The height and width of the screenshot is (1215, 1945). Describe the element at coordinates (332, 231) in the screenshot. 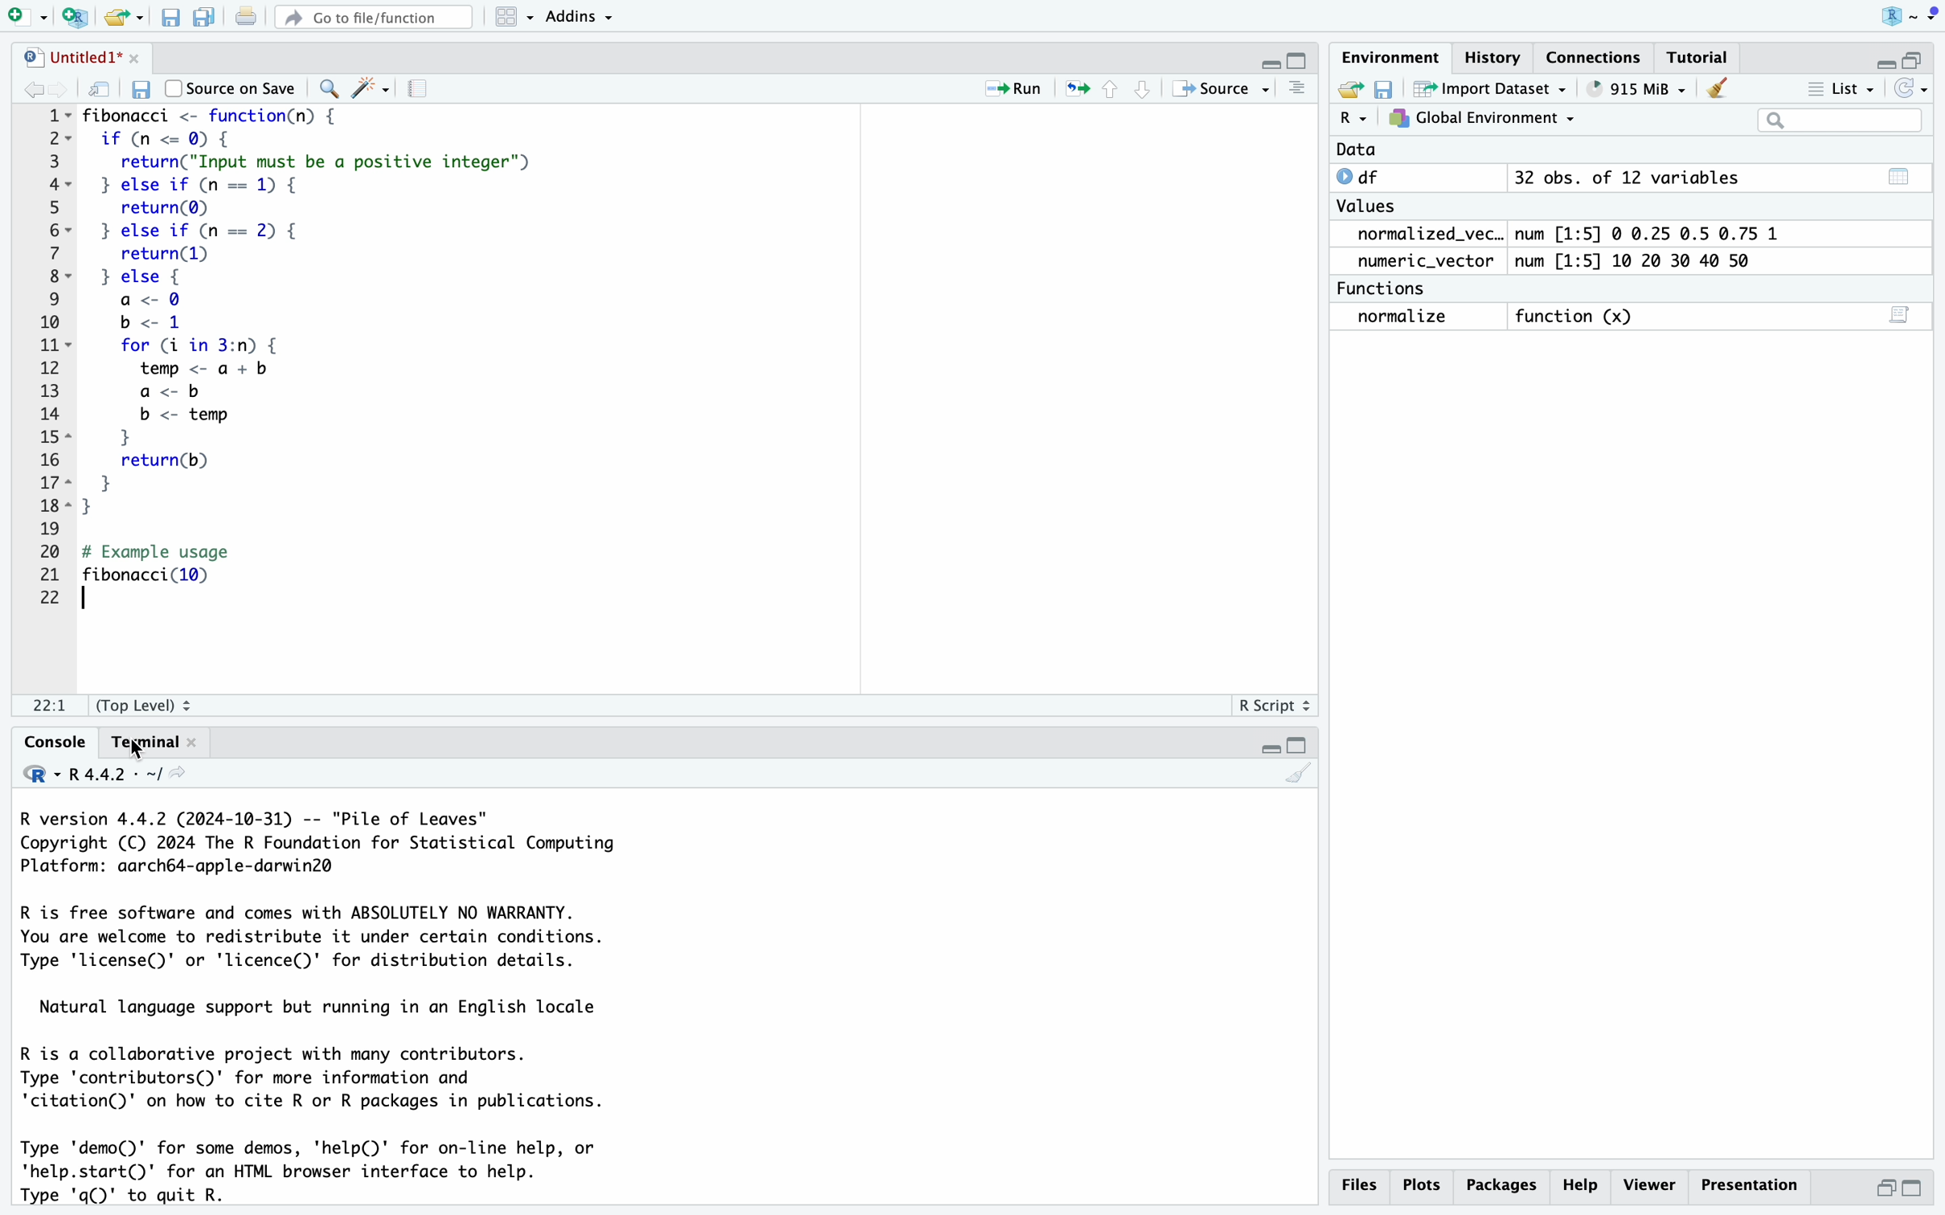

I see `if else loop ` at that location.